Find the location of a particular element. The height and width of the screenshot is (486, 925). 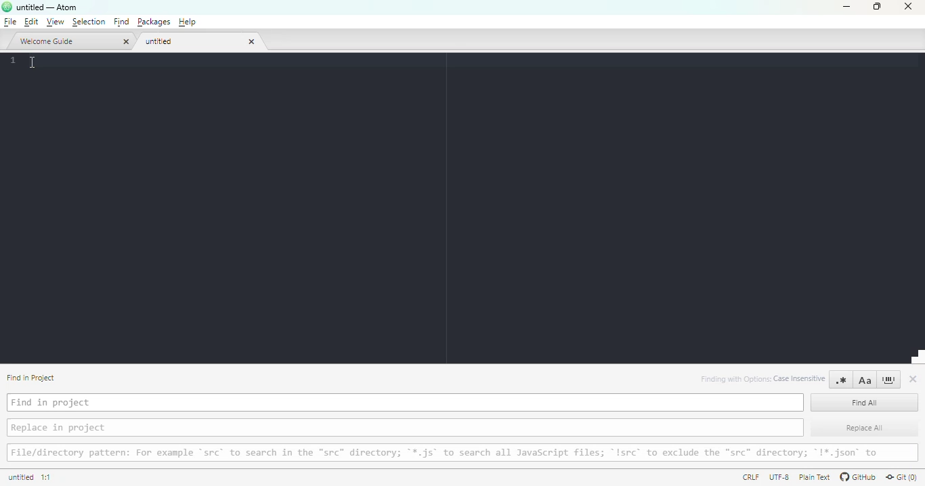

find in project is located at coordinates (405, 402).